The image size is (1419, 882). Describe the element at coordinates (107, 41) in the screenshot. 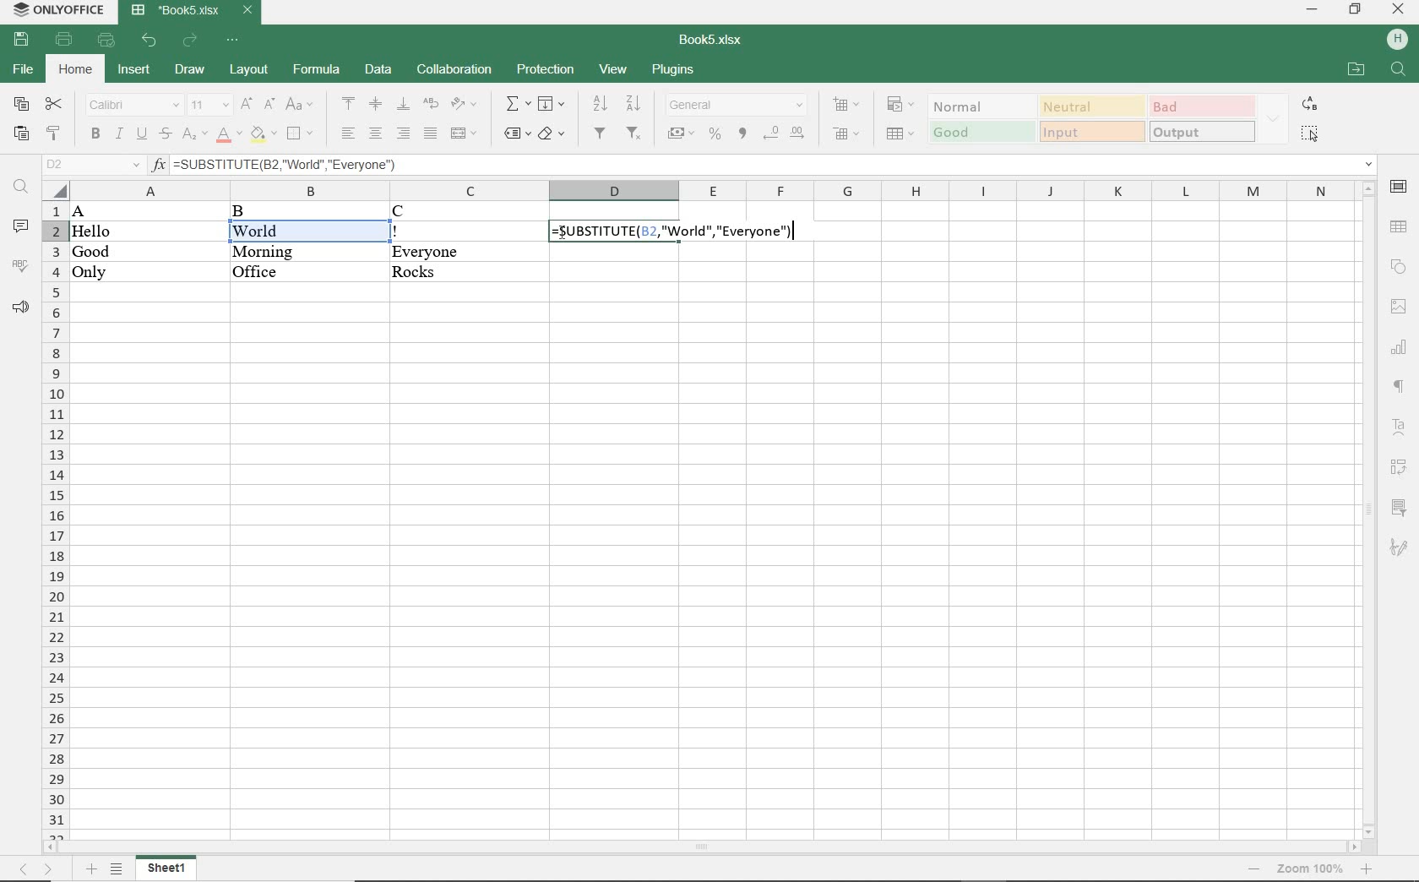

I see `quick print` at that location.